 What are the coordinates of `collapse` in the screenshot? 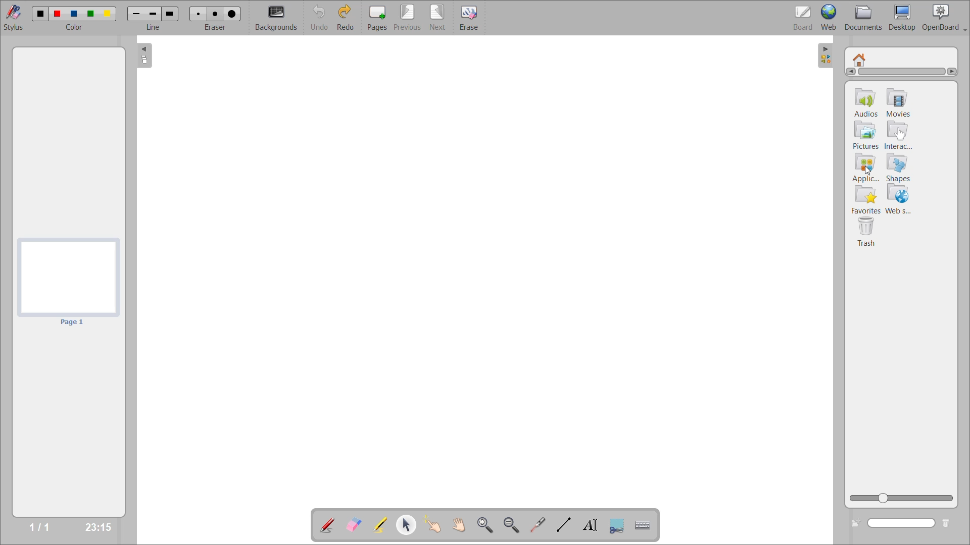 It's located at (145, 57).